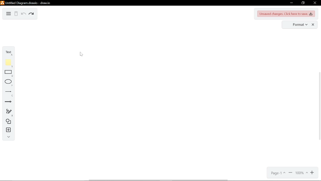  Describe the element at coordinates (291, 3) in the screenshot. I see `minimize` at that location.